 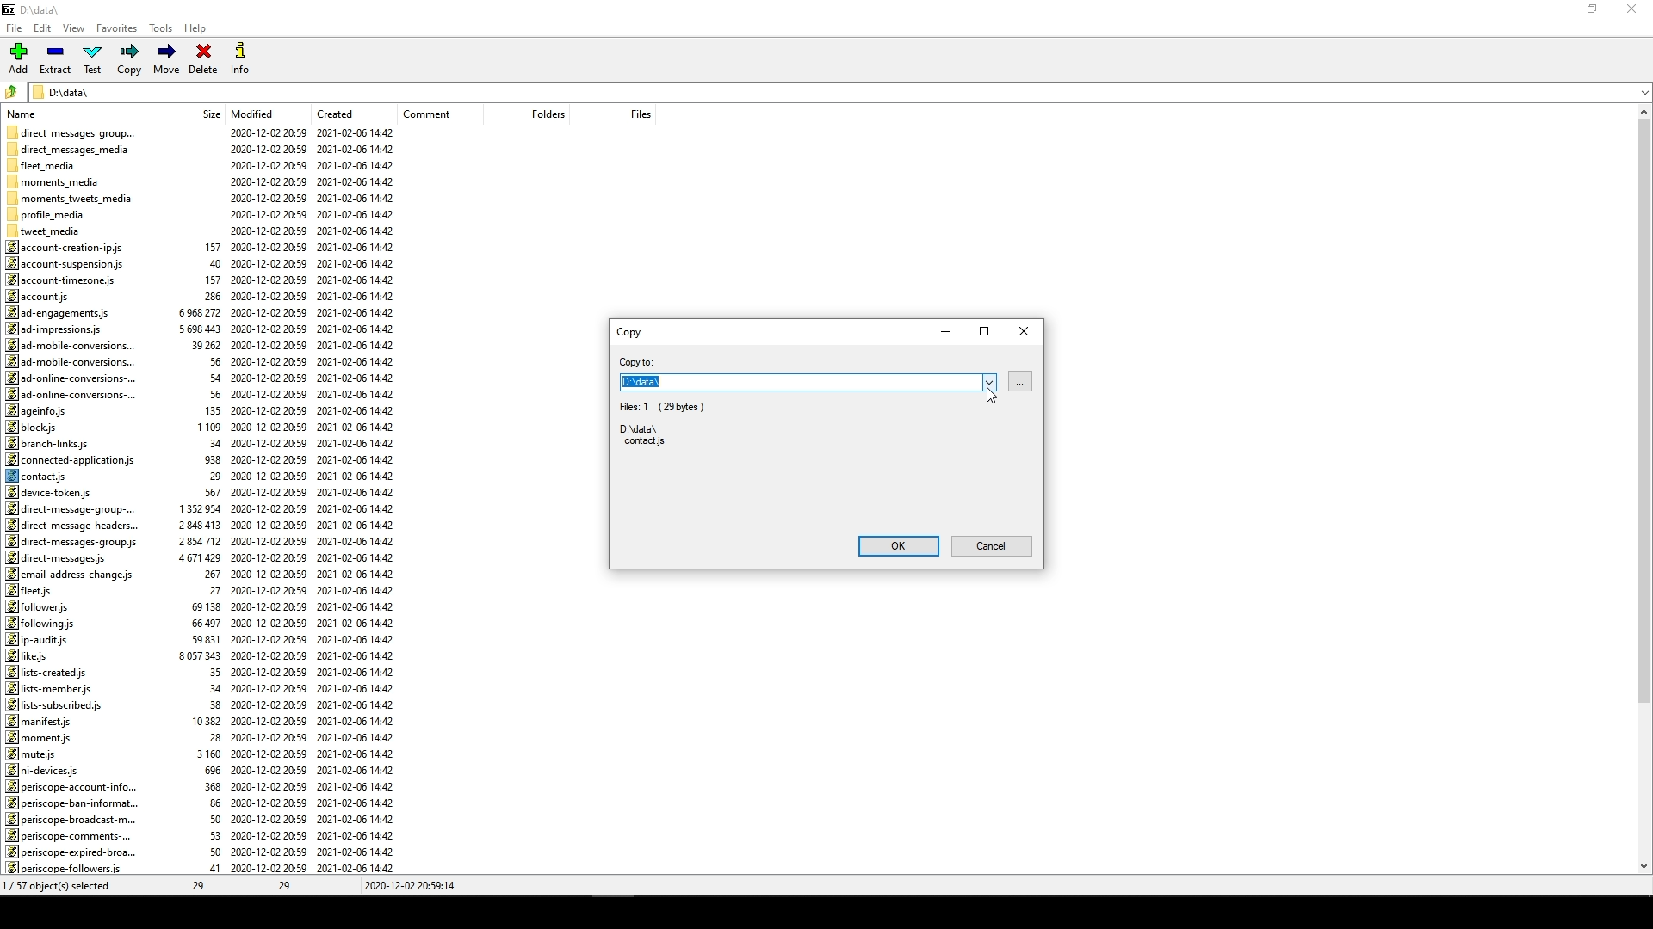 What do you see at coordinates (168, 59) in the screenshot?
I see `Move` at bounding box center [168, 59].